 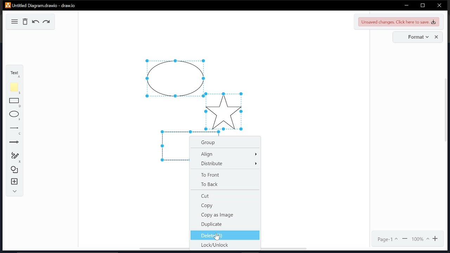 What do you see at coordinates (405, 239) in the screenshot?
I see `zoom out` at bounding box center [405, 239].